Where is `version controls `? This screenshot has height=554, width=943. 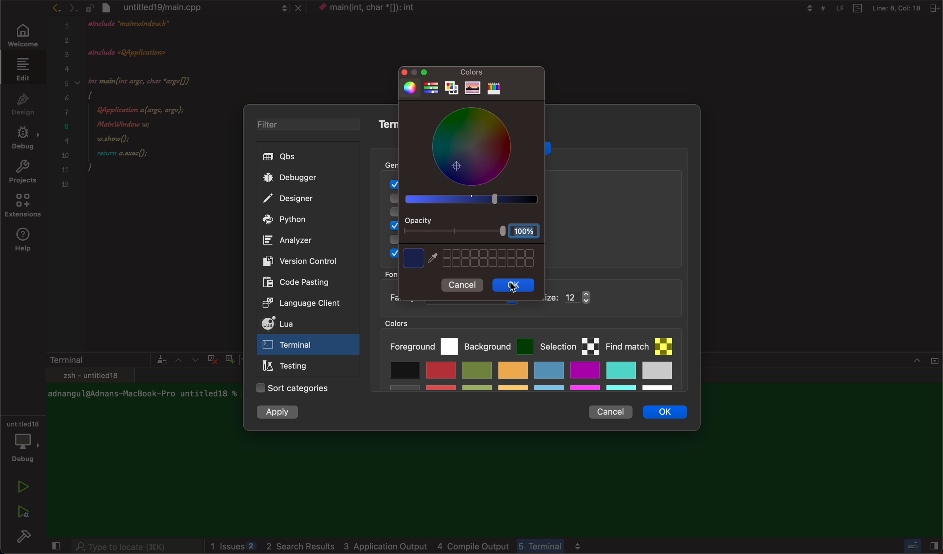 version controls  is located at coordinates (297, 261).